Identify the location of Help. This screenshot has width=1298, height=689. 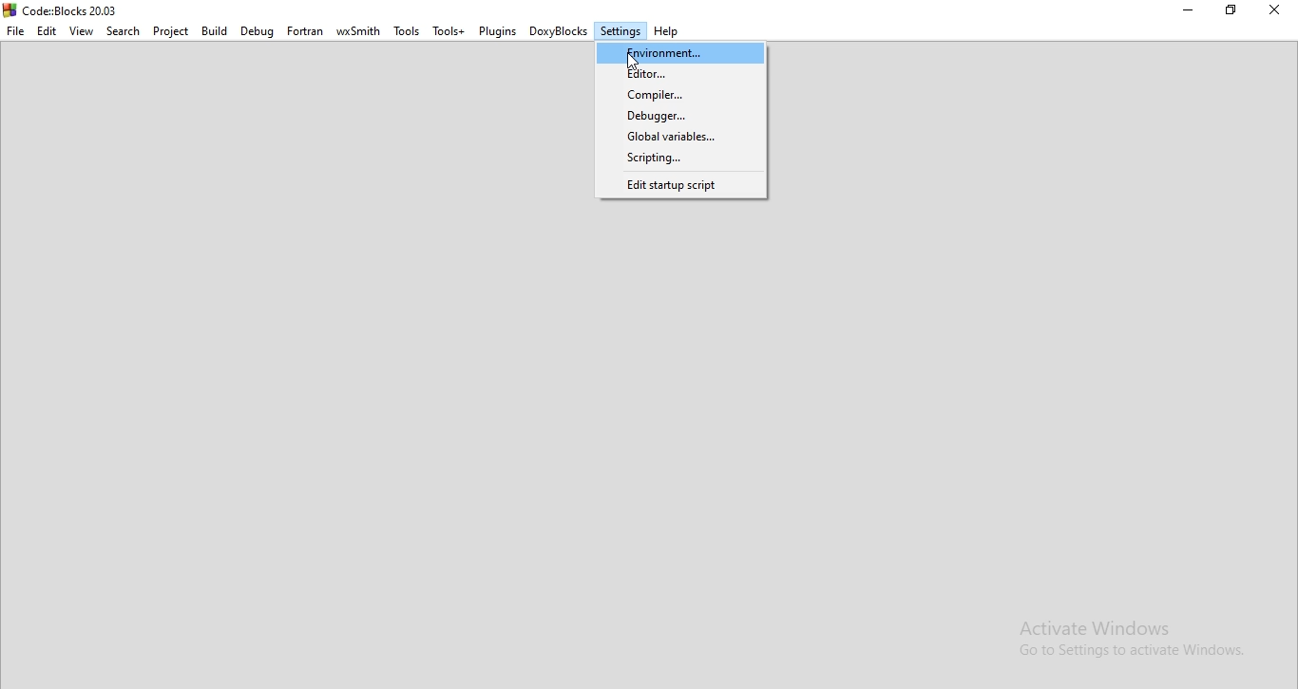
(668, 33).